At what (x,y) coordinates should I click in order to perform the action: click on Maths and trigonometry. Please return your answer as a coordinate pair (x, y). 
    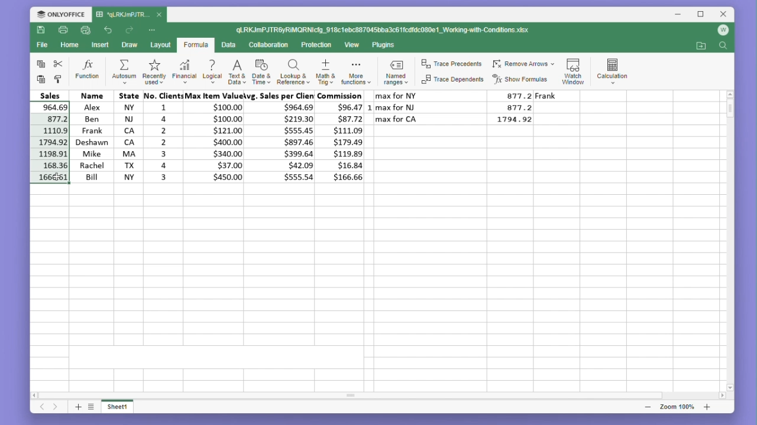
    Looking at the image, I should click on (326, 70).